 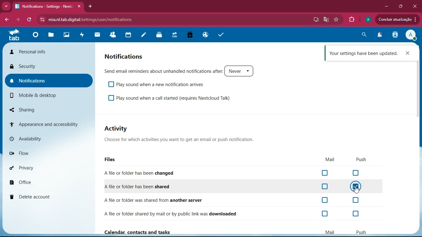 I want to click on calendar, so click(x=127, y=35).